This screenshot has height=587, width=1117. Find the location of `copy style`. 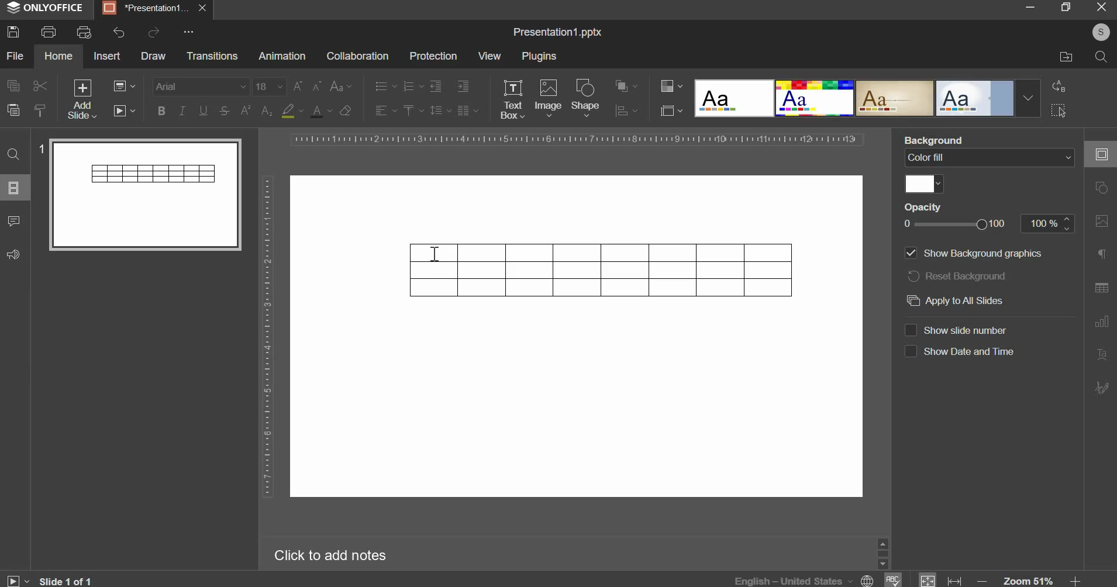

copy style is located at coordinates (42, 111).